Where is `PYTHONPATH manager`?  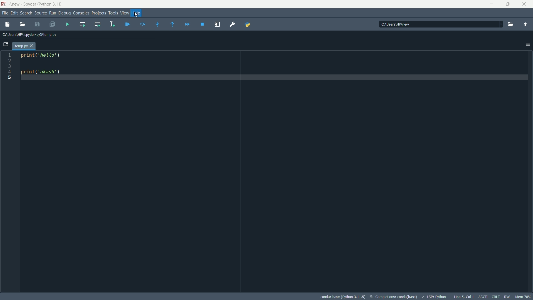 PYTHONPATH manager is located at coordinates (248, 25).